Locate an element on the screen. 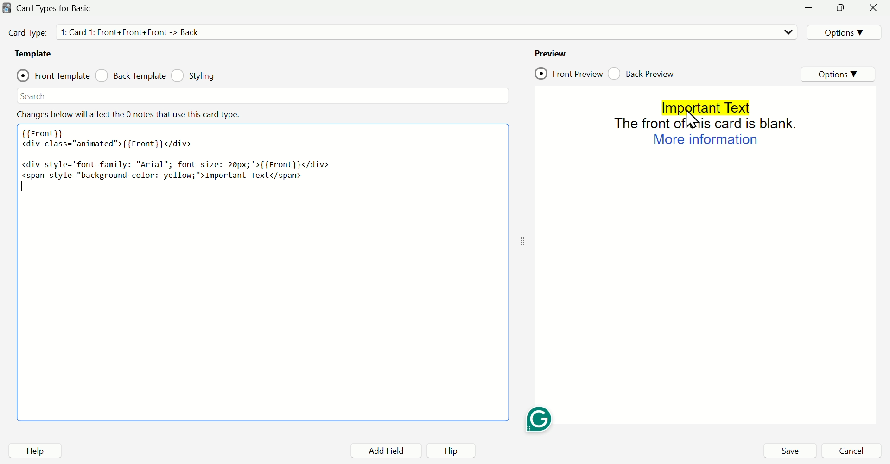 The width and height of the screenshot is (890, 464). Options is located at coordinates (839, 73).